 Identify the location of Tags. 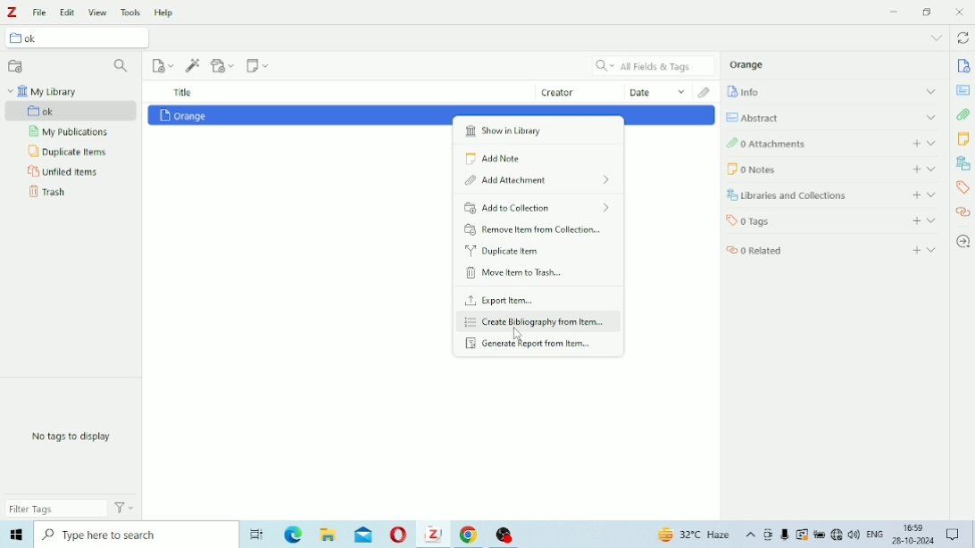
(963, 188).